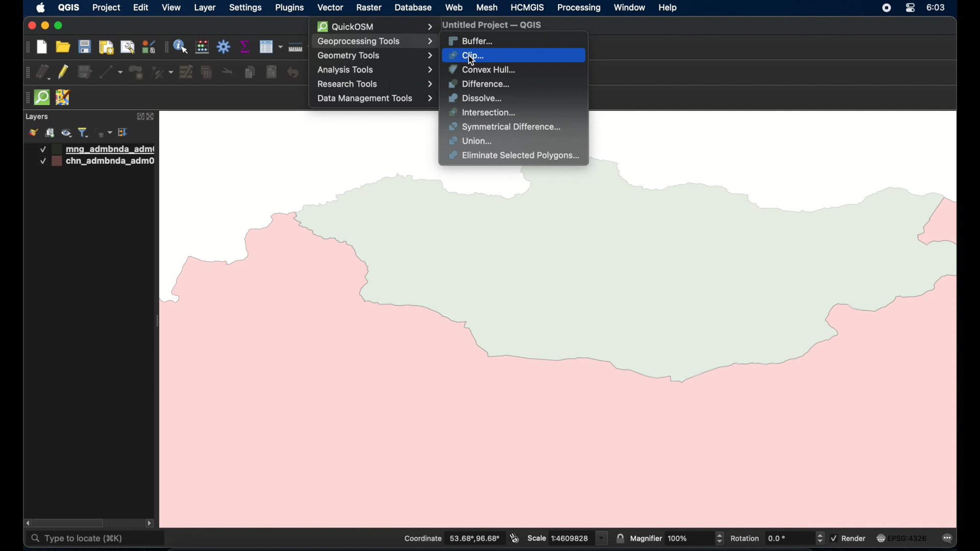 The image size is (980, 551). I want to click on processing, so click(579, 9).